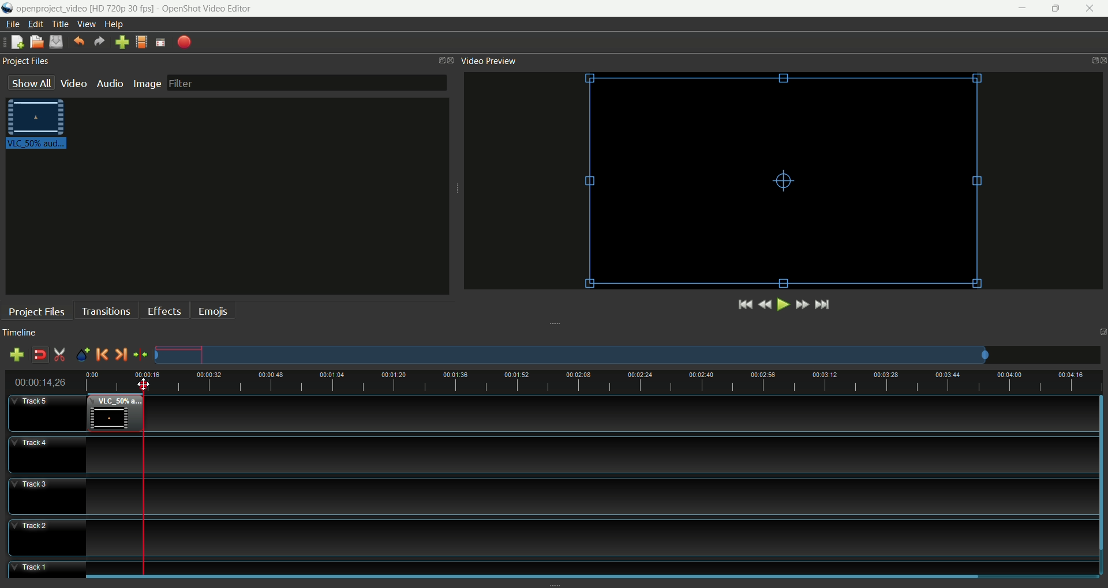 The height and width of the screenshot is (588, 1108). I want to click on project files, so click(38, 312).